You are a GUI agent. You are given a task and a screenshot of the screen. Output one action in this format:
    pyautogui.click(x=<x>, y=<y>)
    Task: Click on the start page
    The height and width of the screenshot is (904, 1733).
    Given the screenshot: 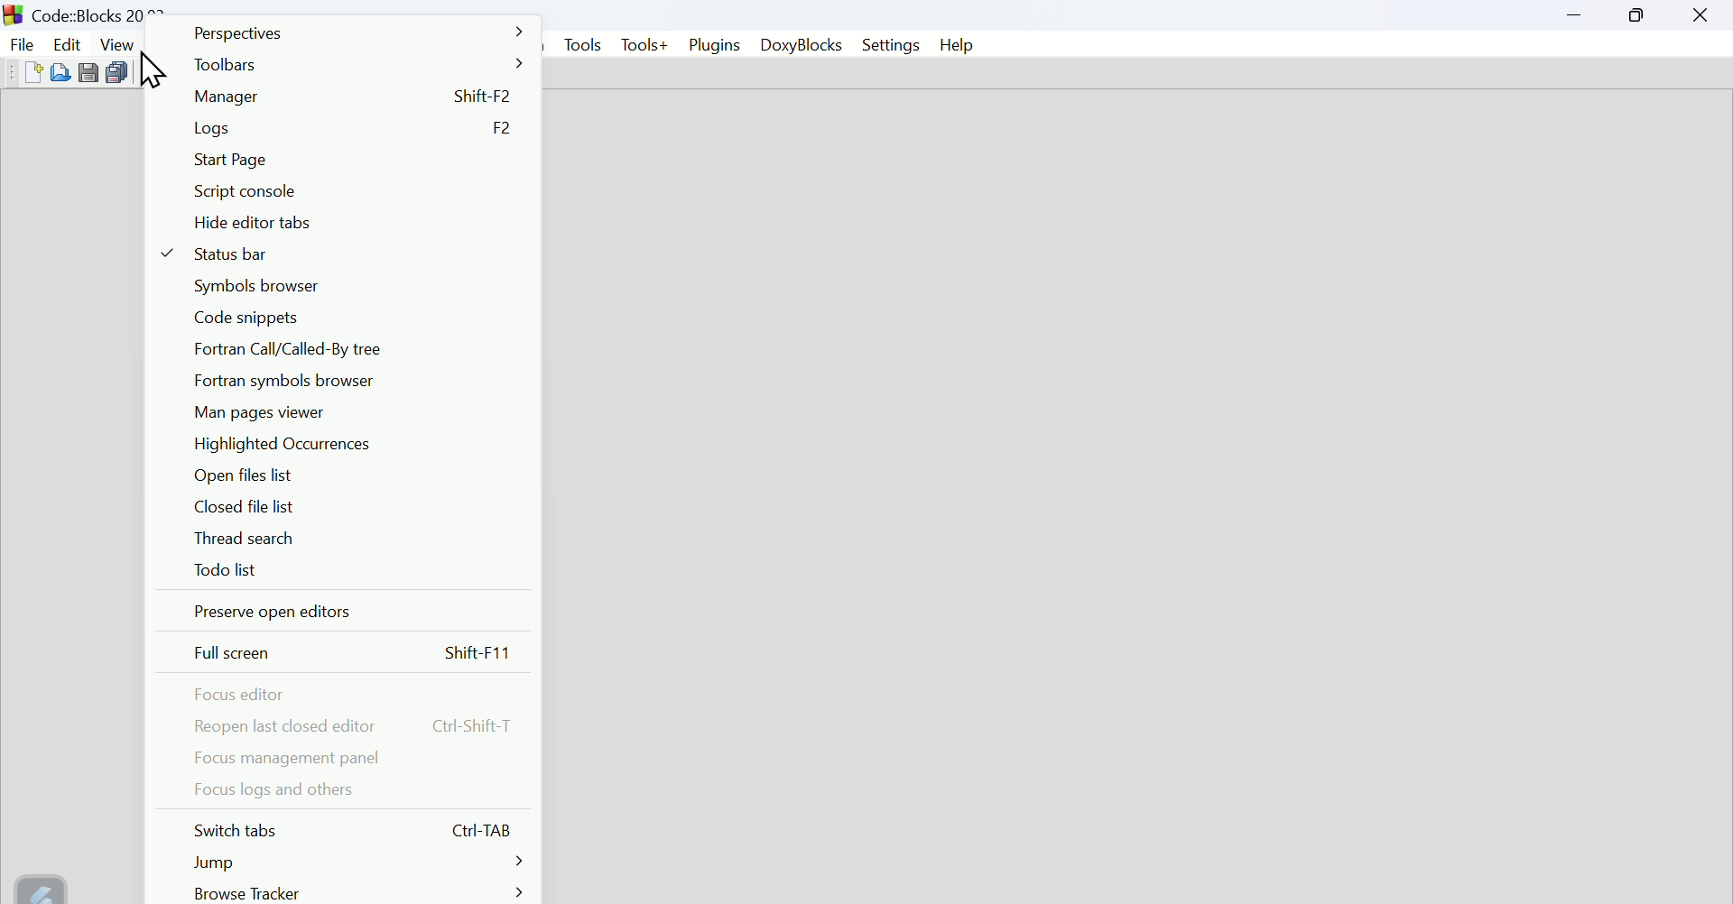 What is the action you would take?
    pyautogui.click(x=231, y=161)
    